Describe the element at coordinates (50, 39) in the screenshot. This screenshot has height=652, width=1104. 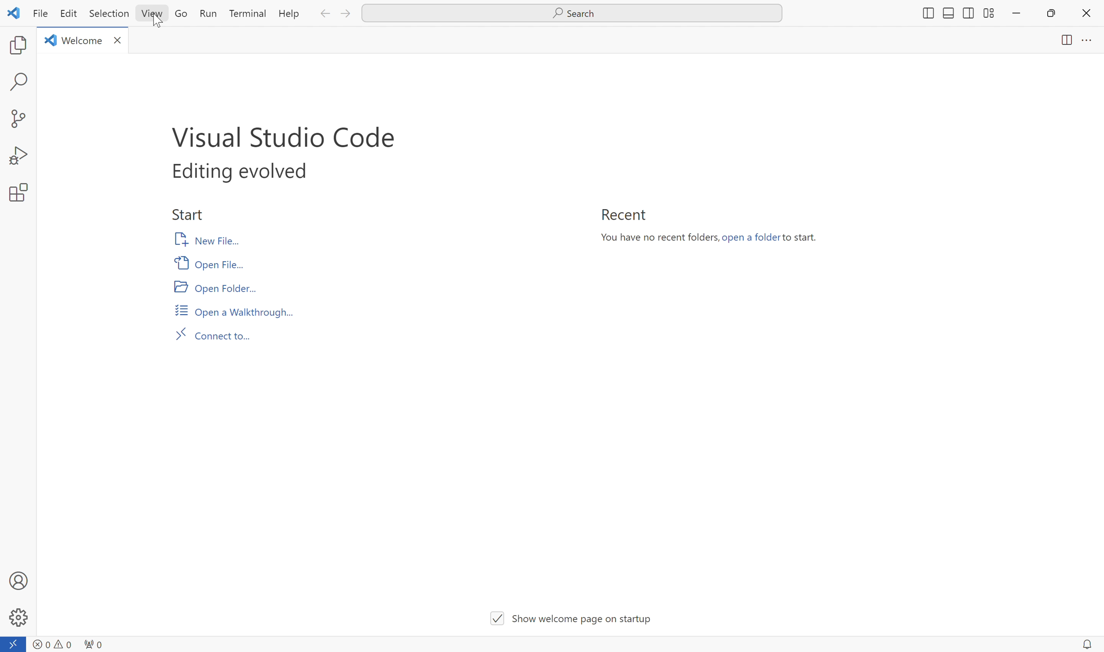
I see `logo` at that location.